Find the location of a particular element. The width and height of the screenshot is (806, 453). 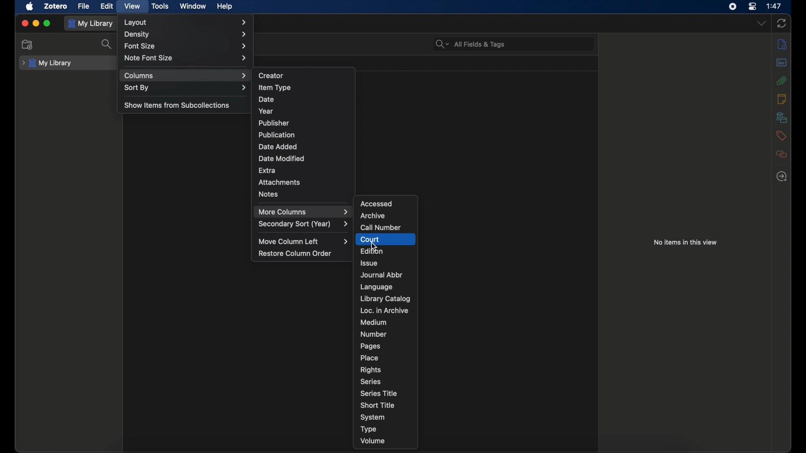

date added is located at coordinates (278, 147).